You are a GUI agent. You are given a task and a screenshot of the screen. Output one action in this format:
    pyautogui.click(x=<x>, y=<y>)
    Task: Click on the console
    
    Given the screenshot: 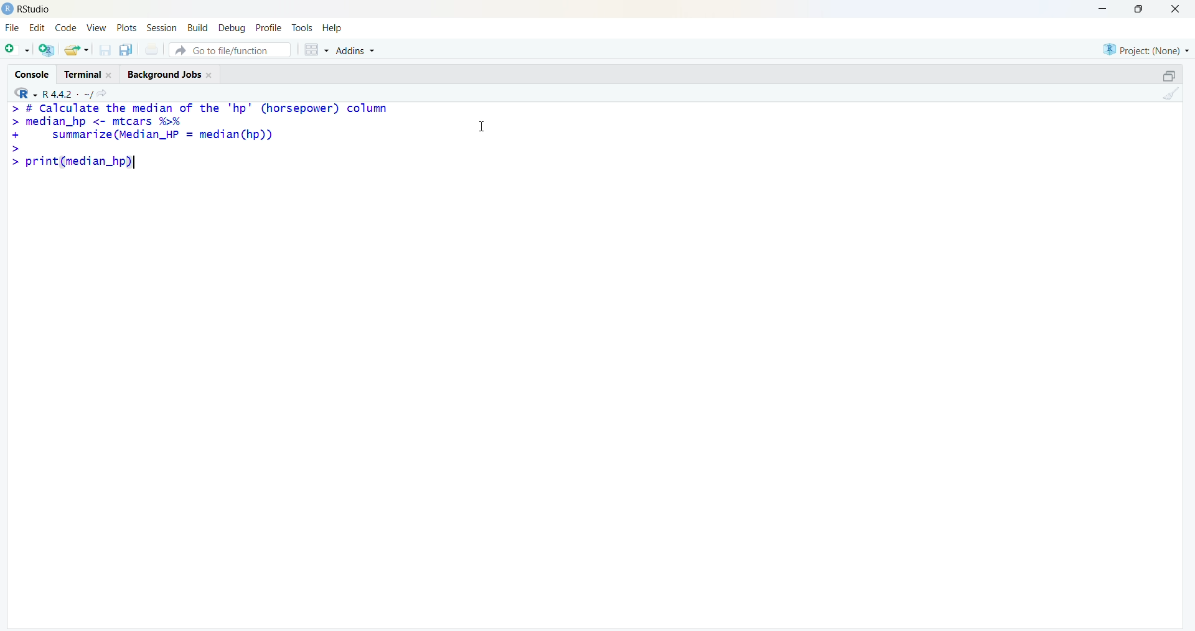 What is the action you would take?
    pyautogui.click(x=33, y=75)
    